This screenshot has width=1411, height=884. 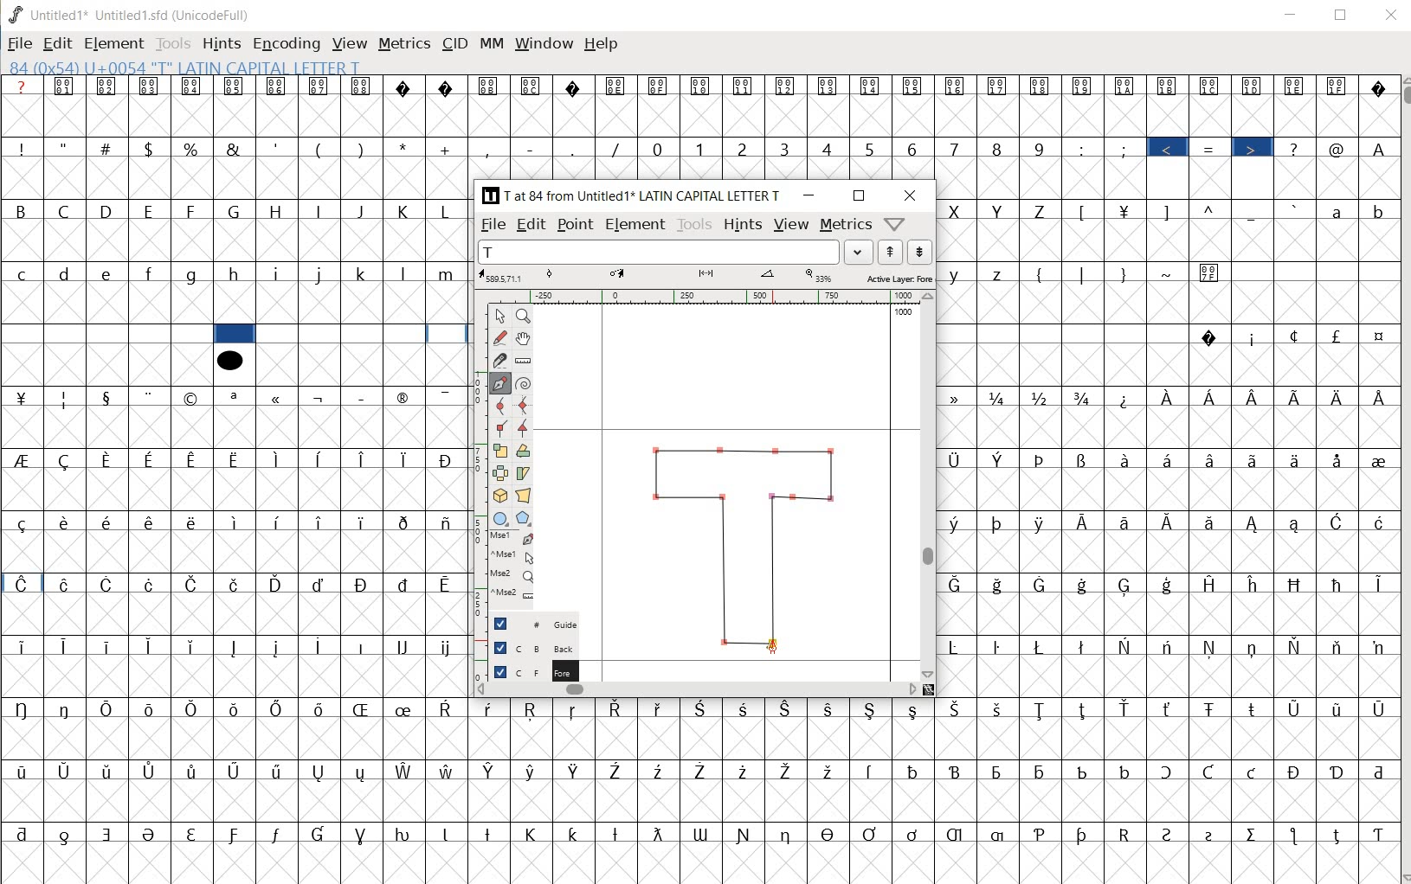 I want to click on Symbol, so click(x=1125, y=458).